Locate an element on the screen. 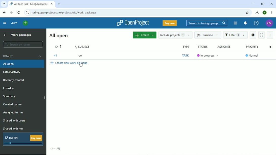 This screenshot has height=155, width=276. Assignee is located at coordinates (224, 46).